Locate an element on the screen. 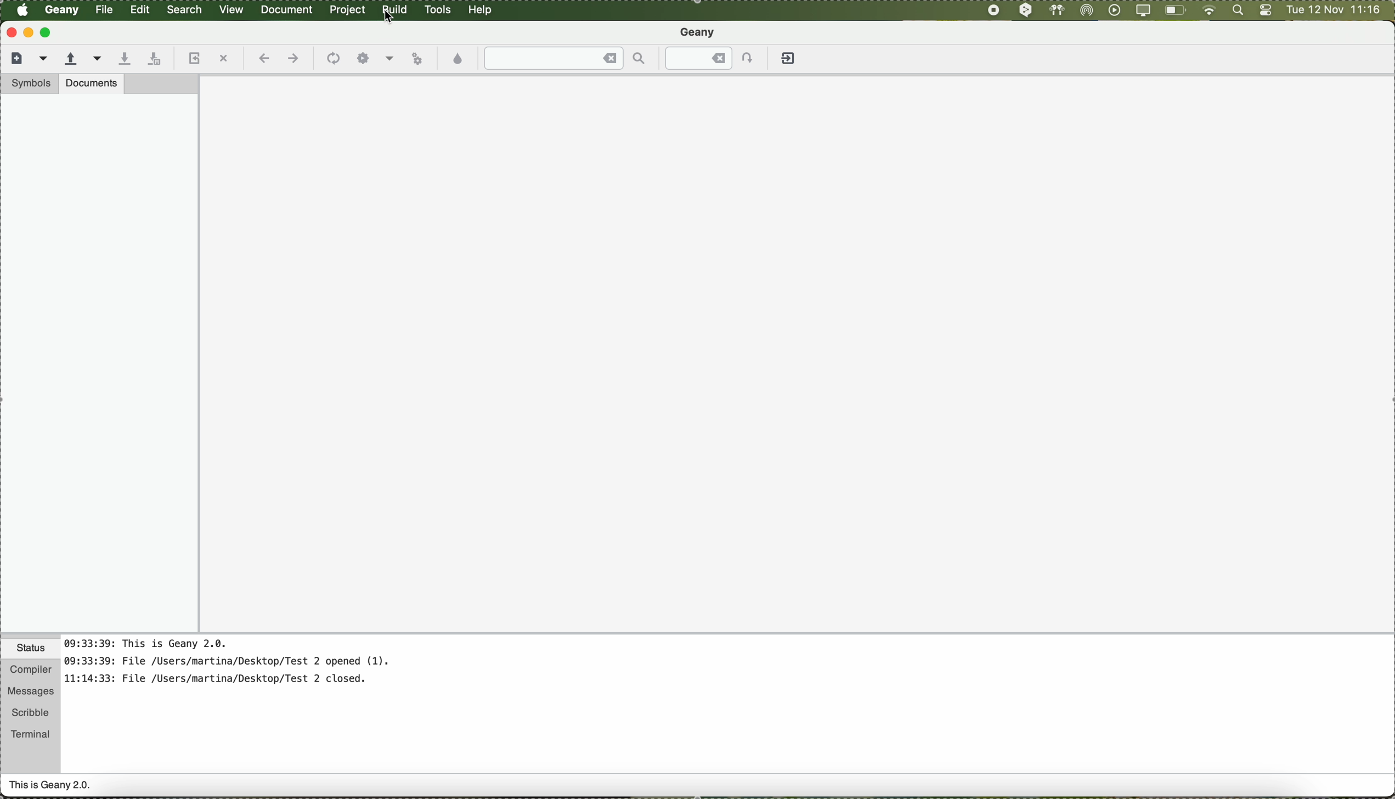  play is located at coordinates (1112, 10).